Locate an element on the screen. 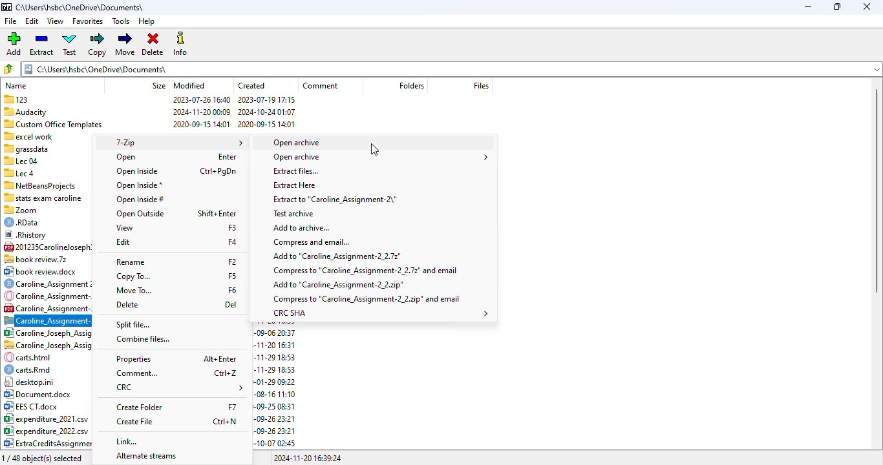 The width and height of the screenshot is (883, 465). shortcut for open is located at coordinates (227, 156).